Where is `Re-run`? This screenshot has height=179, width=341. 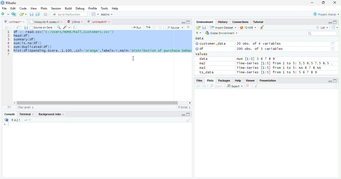
Re-run is located at coordinates (148, 28).